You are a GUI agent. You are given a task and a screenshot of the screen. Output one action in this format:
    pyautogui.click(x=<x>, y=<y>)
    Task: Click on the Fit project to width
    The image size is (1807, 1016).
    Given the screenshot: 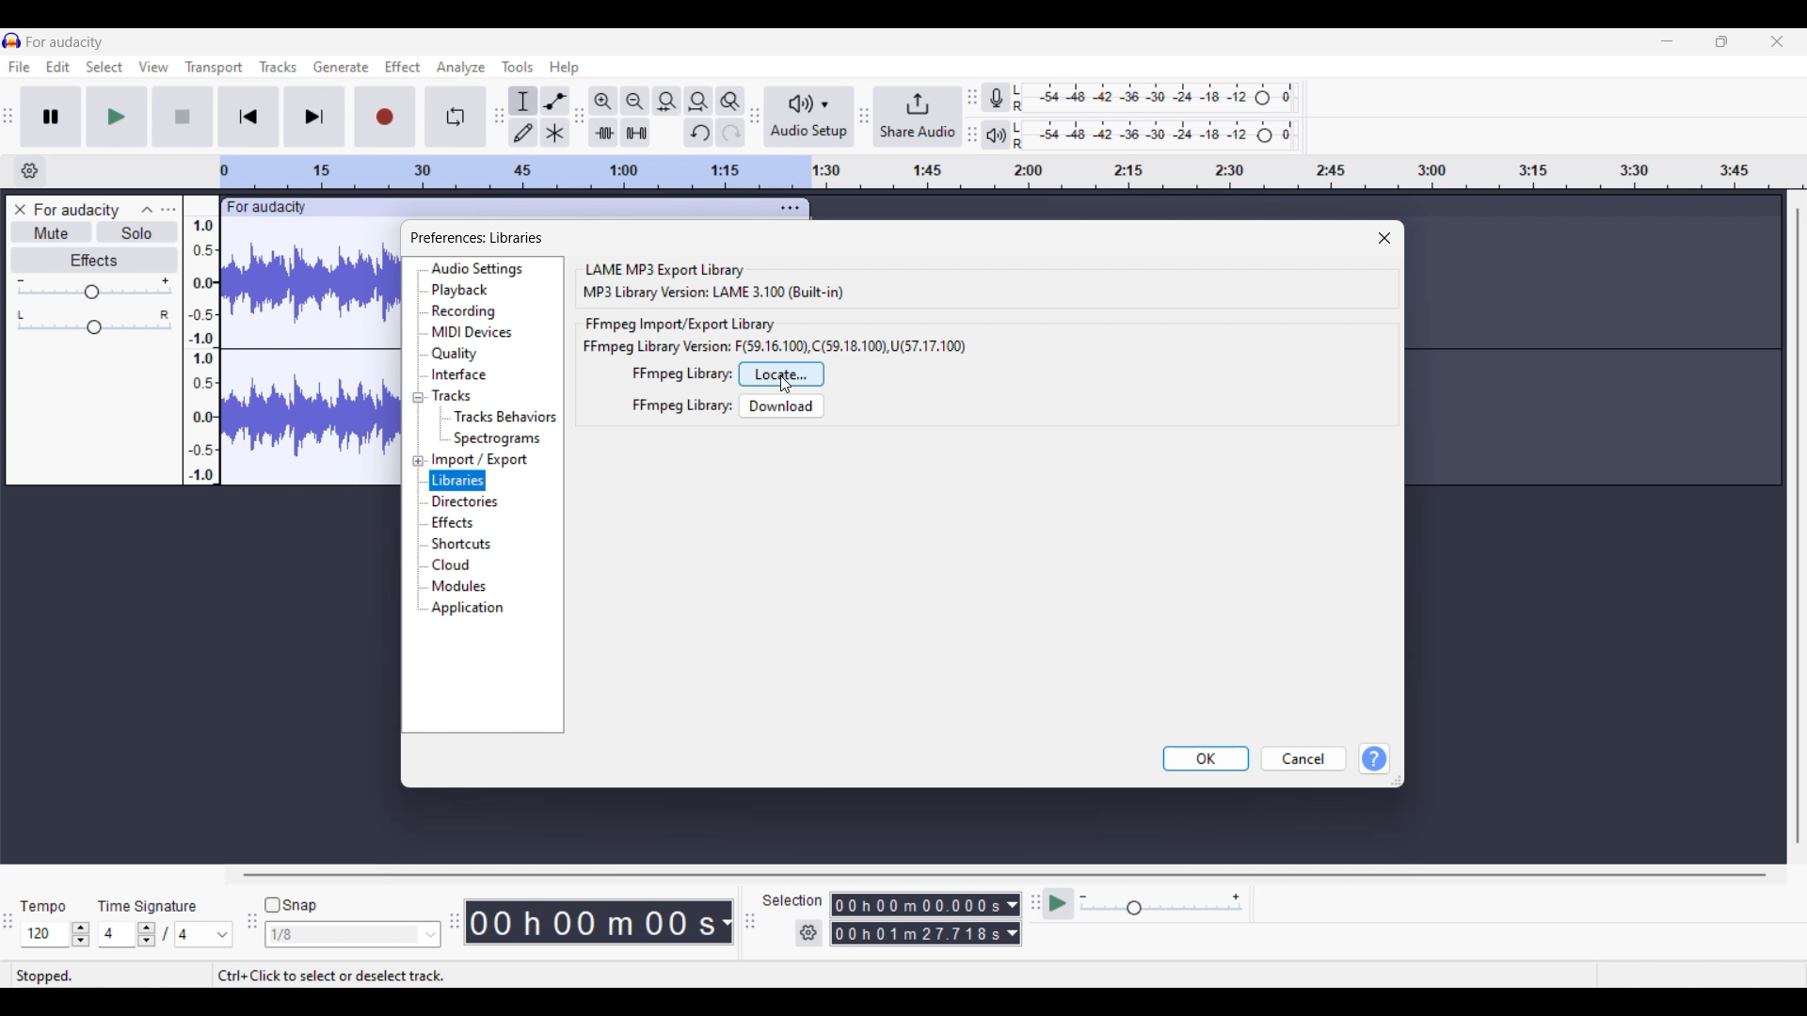 What is the action you would take?
    pyautogui.click(x=699, y=102)
    